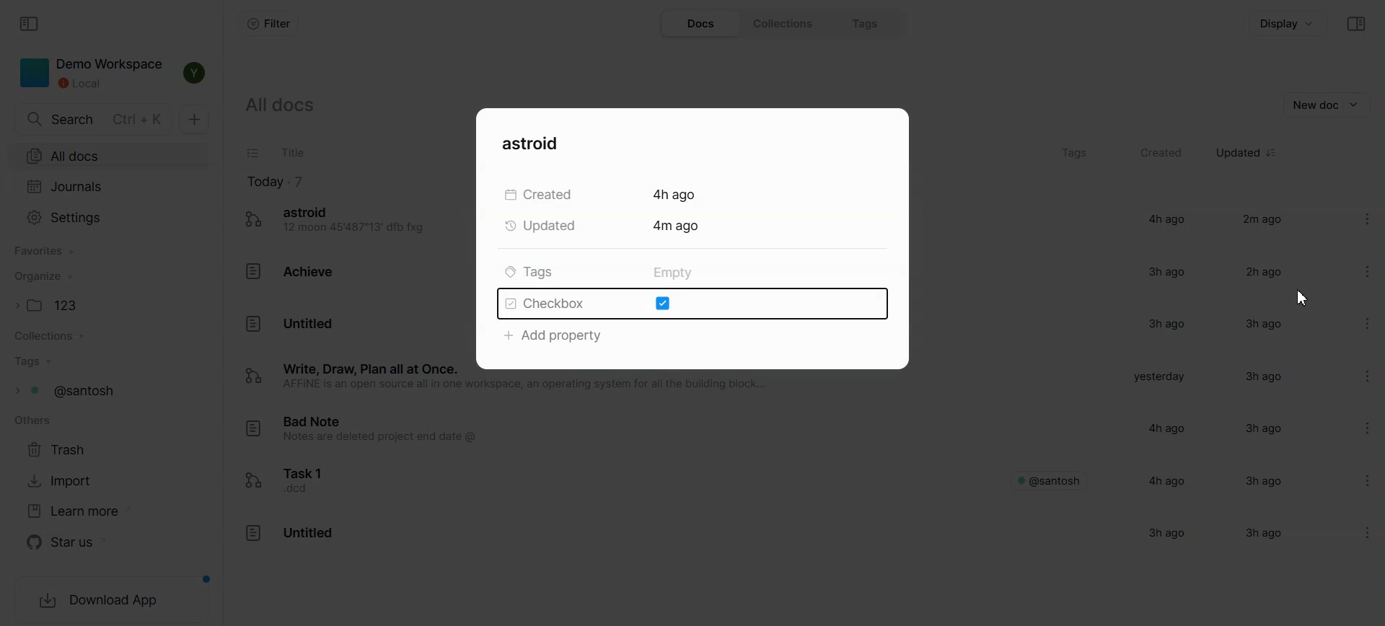 This screenshot has width=1385, height=626. What do you see at coordinates (196, 74) in the screenshot?
I see `Profile` at bounding box center [196, 74].